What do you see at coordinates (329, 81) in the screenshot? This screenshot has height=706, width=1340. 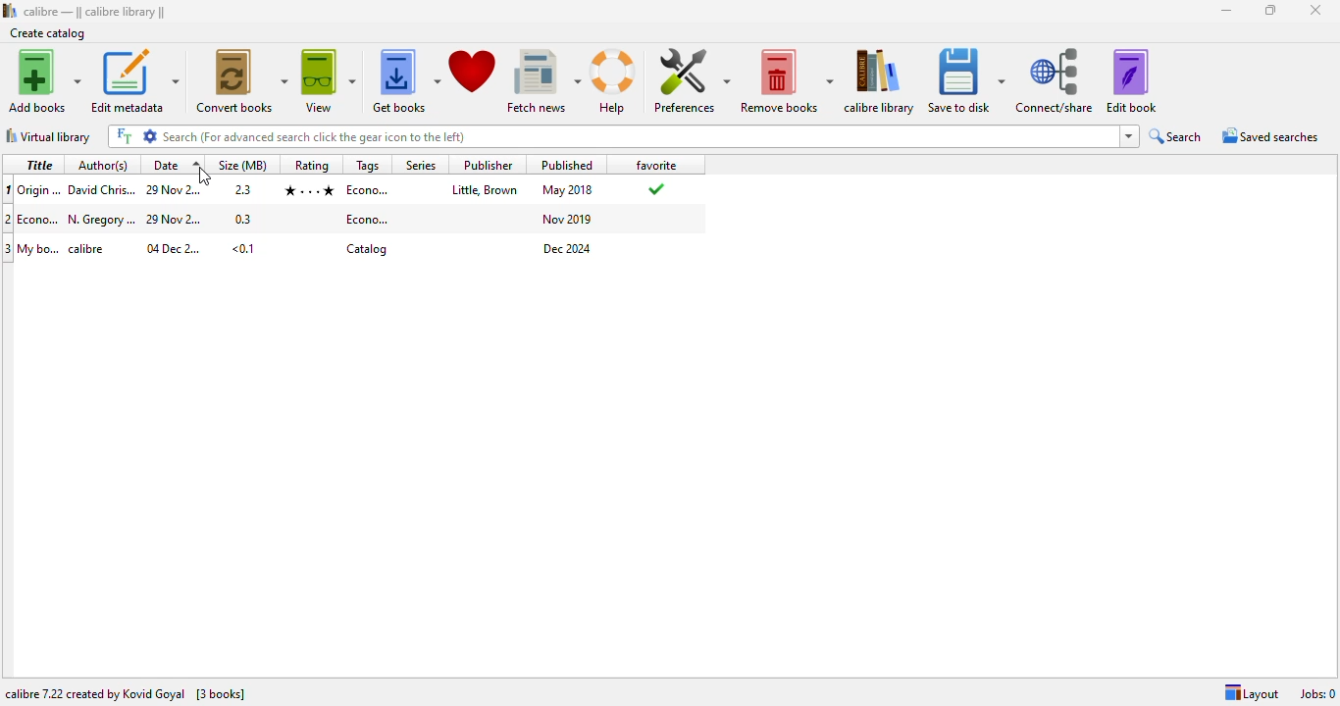 I see `view` at bounding box center [329, 81].